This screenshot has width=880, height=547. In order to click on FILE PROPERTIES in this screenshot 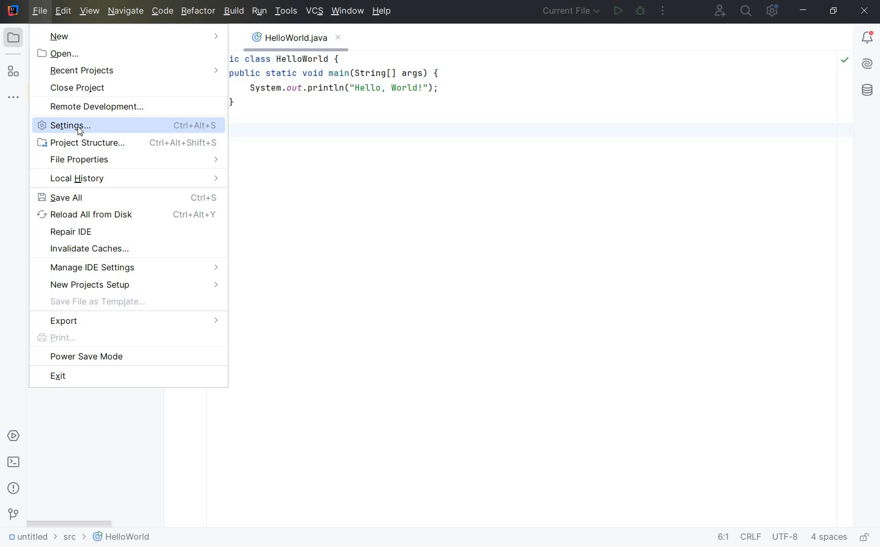, I will do `click(131, 160)`.